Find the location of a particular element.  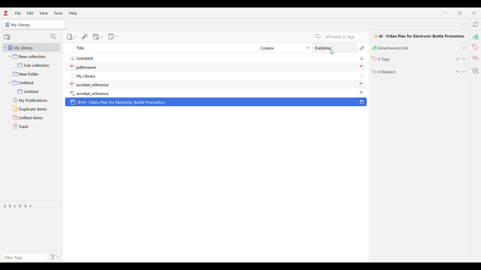

icon is located at coordinates (374, 48).